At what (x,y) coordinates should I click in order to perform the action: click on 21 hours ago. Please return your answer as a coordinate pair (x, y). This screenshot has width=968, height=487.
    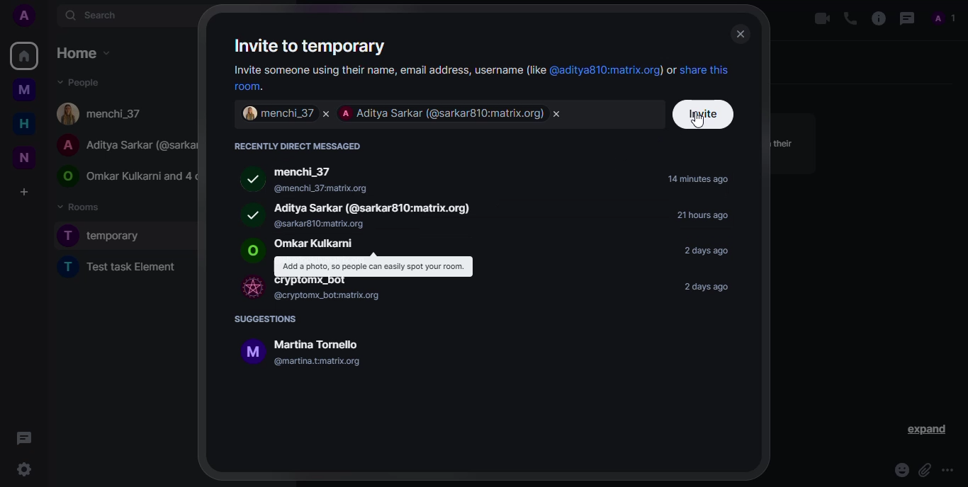
    Looking at the image, I should click on (697, 216).